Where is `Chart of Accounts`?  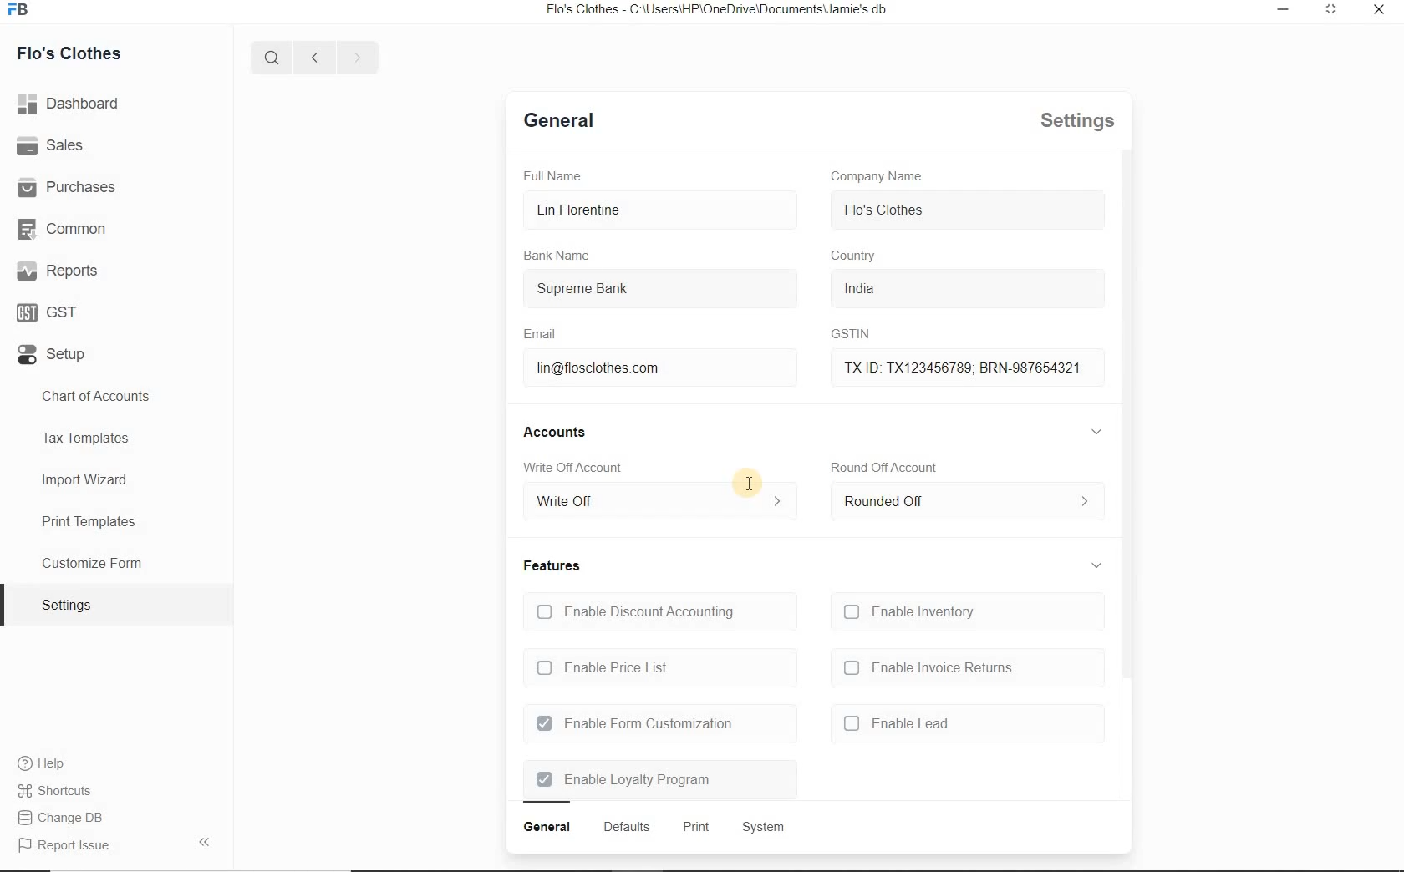 Chart of Accounts is located at coordinates (97, 395).